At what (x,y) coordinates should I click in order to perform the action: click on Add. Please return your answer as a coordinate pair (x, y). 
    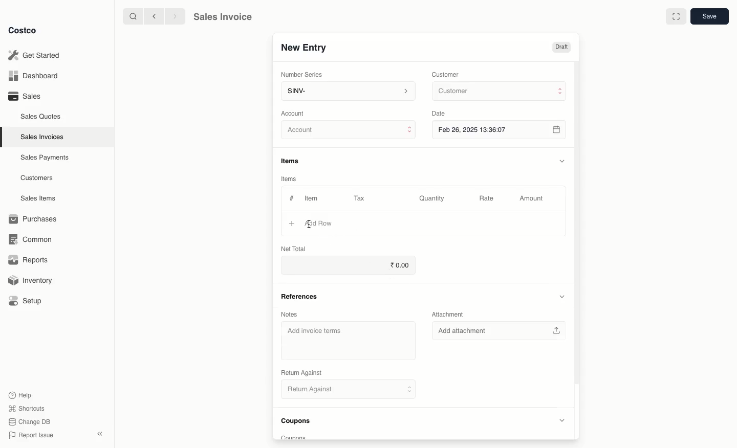
    Looking at the image, I should click on (291, 222).